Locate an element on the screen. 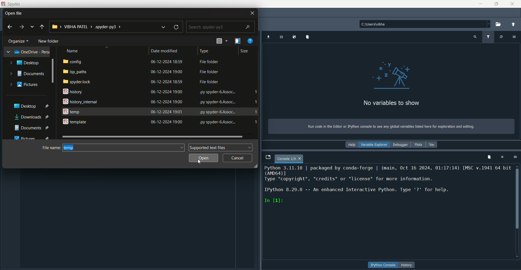 The height and width of the screenshot is (270, 521). change your view is located at coordinates (238, 41).